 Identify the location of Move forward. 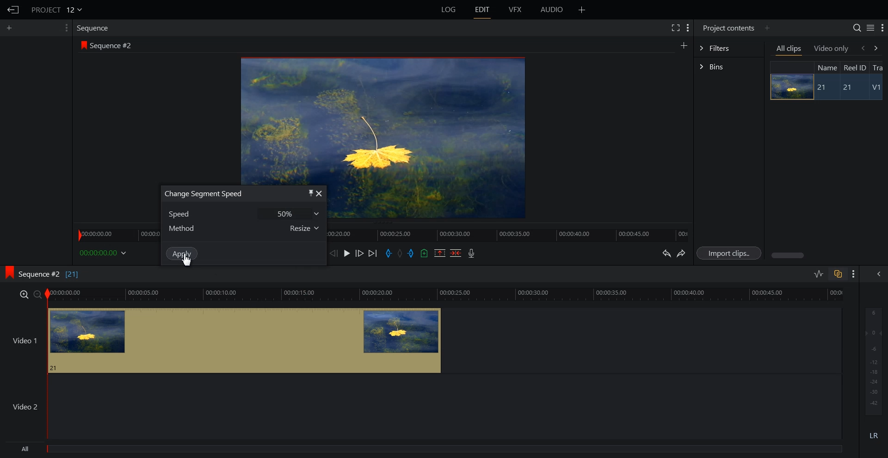
(373, 254).